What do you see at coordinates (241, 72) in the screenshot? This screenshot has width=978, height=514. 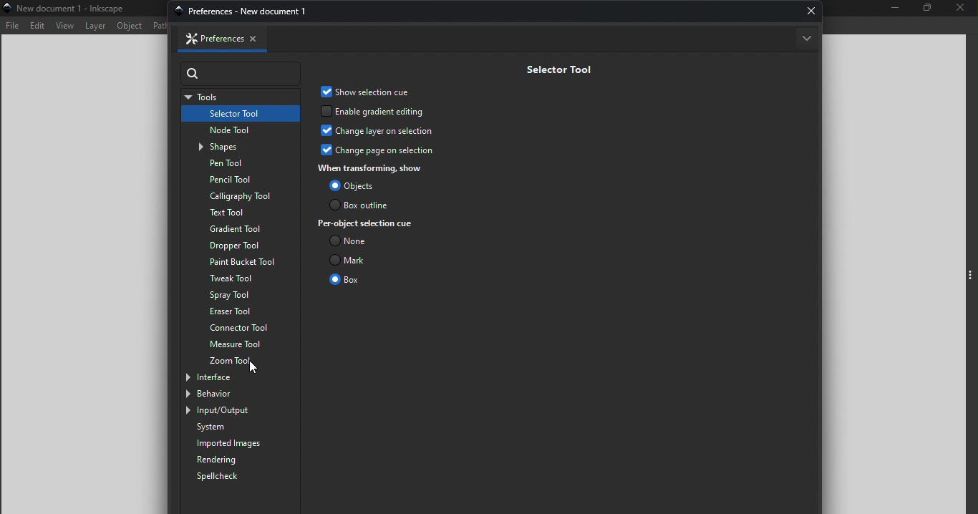 I see `Search bar` at bounding box center [241, 72].